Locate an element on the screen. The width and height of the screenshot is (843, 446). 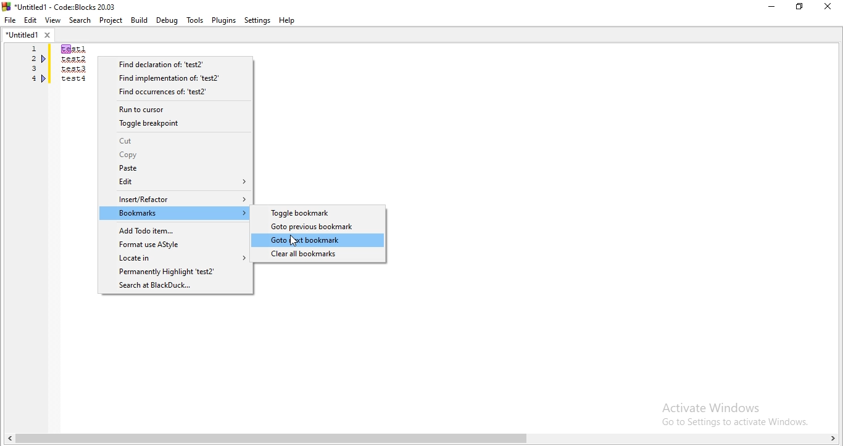
Project  is located at coordinates (112, 21).